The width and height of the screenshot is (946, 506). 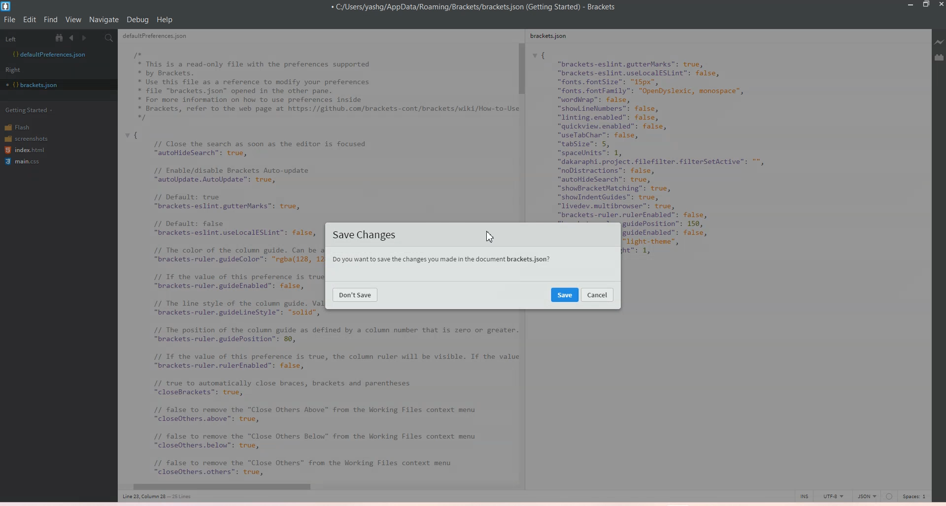 What do you see at coordinates (312, 487) in the screenshot?
I see `Horizontal scroll bar` at bounding box center [312, 487].